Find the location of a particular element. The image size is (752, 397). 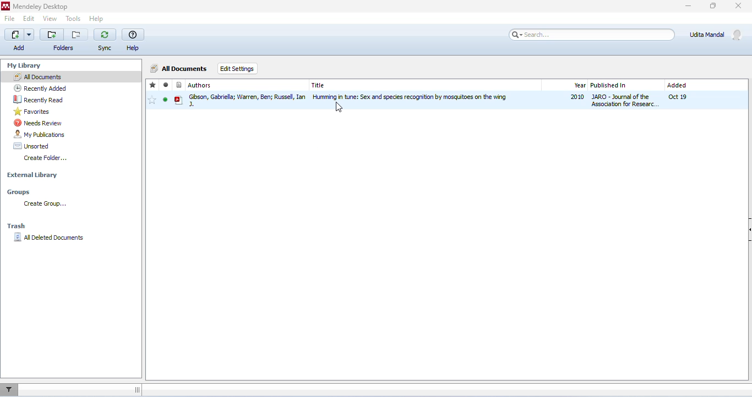

folders is located at coordinates (63, 41).